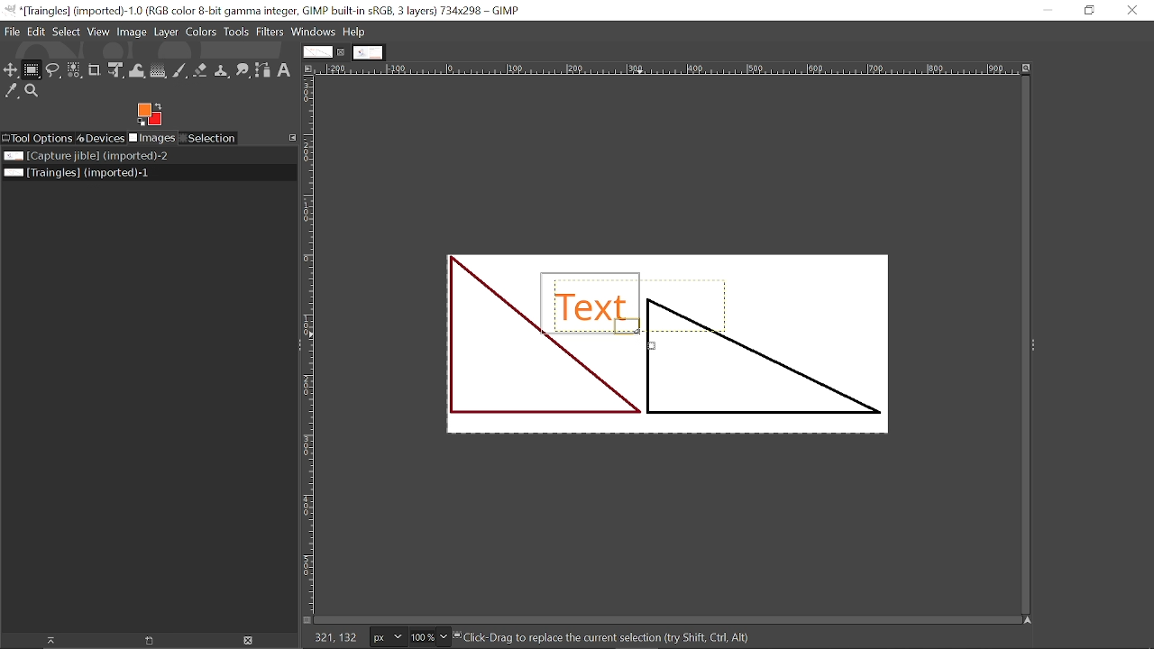 The image size is (1154, 649). I want to click on Smudge tool, so click(243, 72).